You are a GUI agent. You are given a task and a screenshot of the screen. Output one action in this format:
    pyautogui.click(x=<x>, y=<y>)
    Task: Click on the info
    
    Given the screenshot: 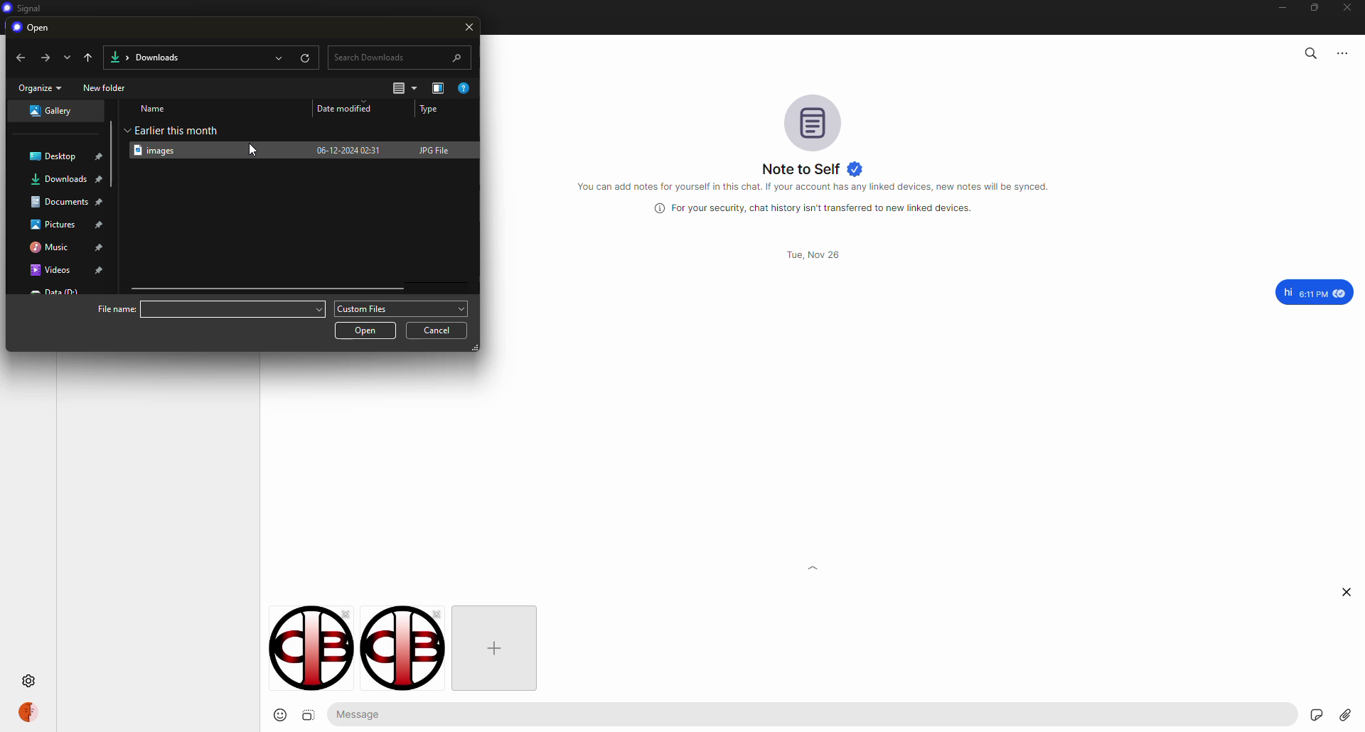 What is the action you would take?
    pyautogui.click(x=818, y=187)
    